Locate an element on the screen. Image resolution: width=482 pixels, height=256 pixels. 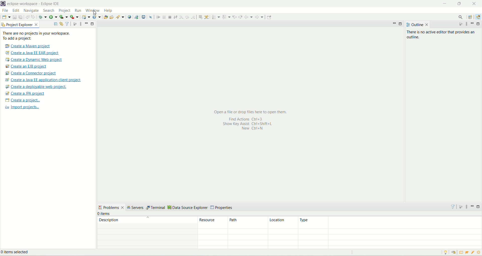
open web service is located at coordinates (130, 17).